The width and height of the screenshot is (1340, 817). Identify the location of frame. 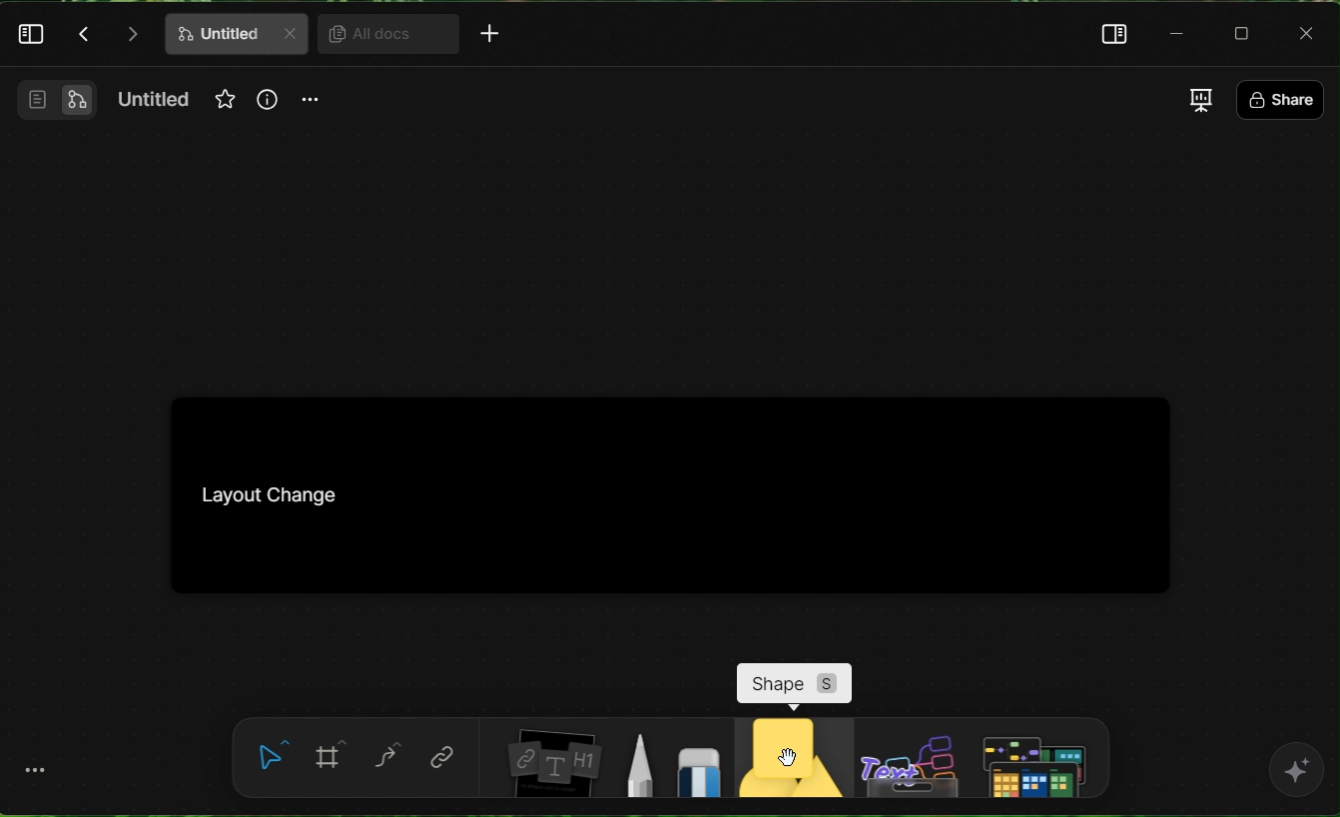
(332, 754).